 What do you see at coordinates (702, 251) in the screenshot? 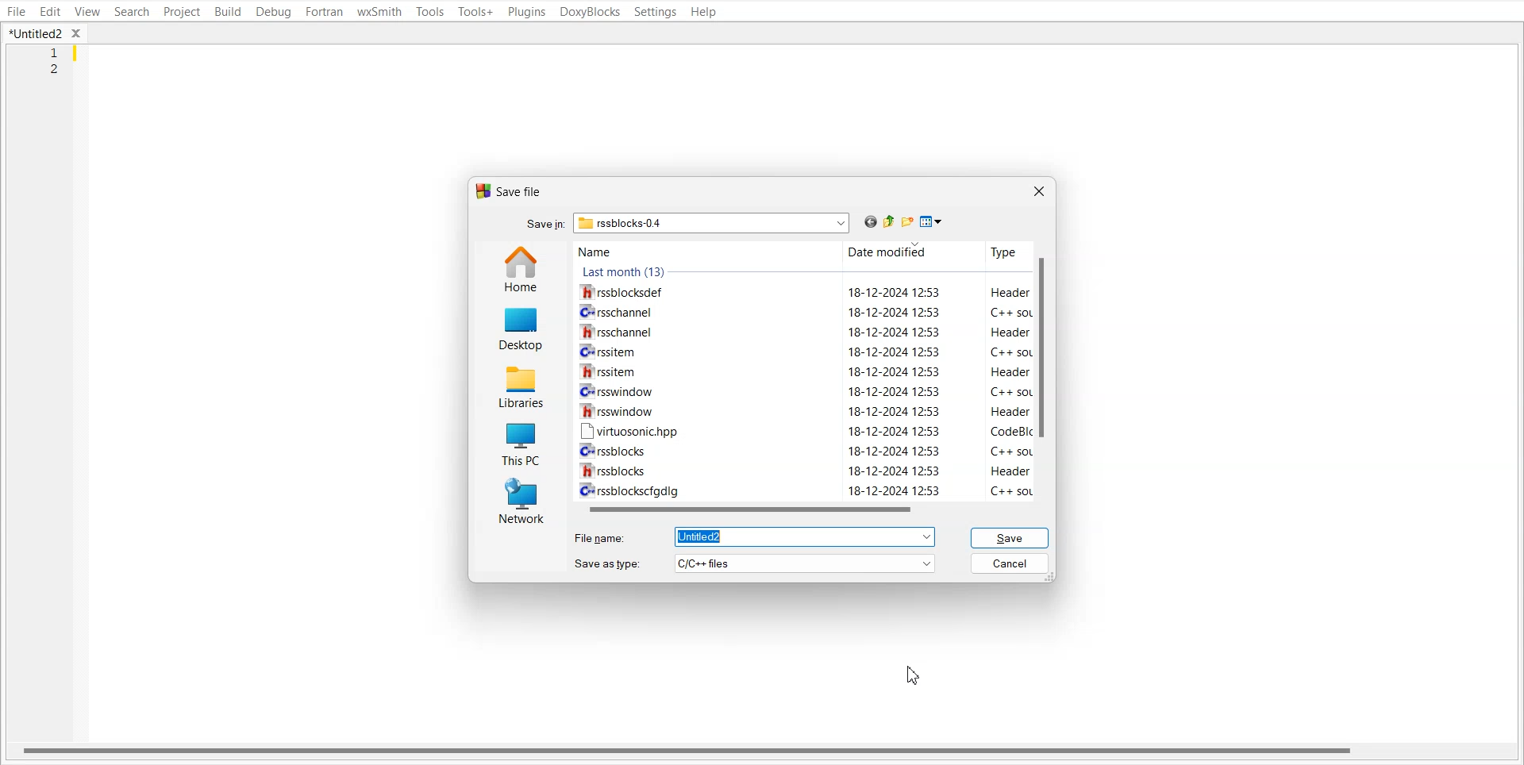
I see `Name` at bounding box center [702, 251].